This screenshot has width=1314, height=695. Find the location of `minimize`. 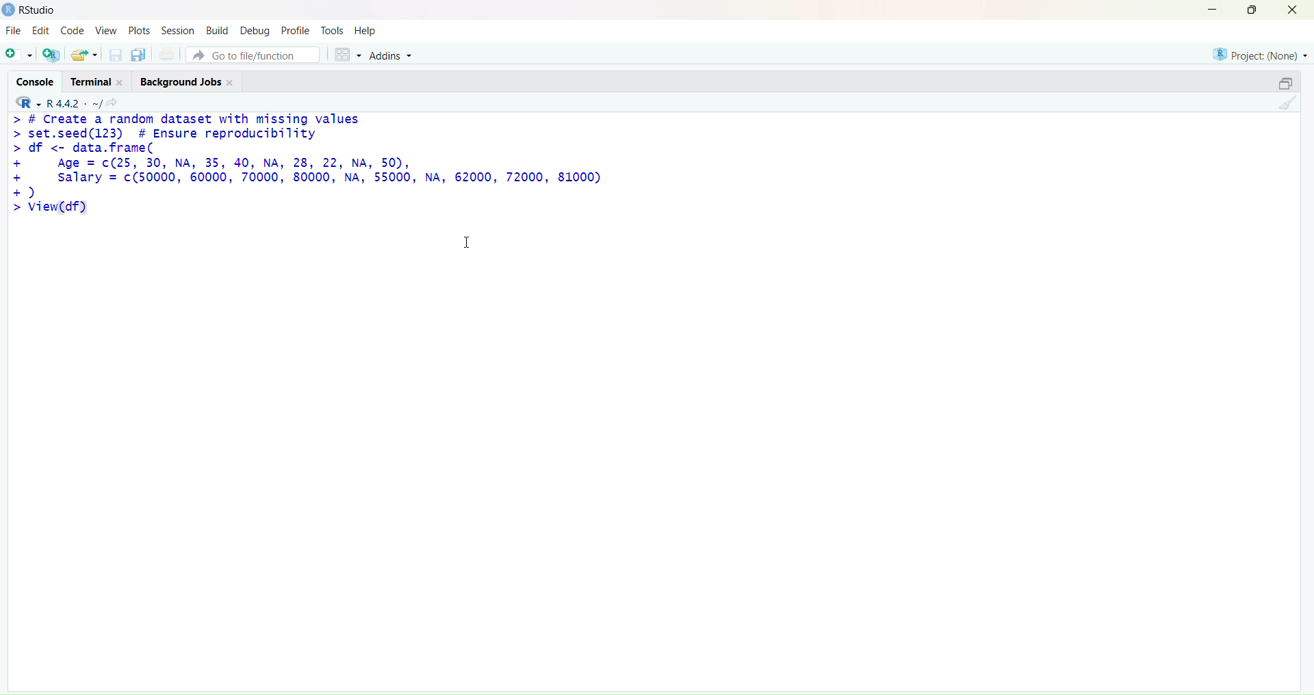

minimize is located at coordinates (1208, 9).